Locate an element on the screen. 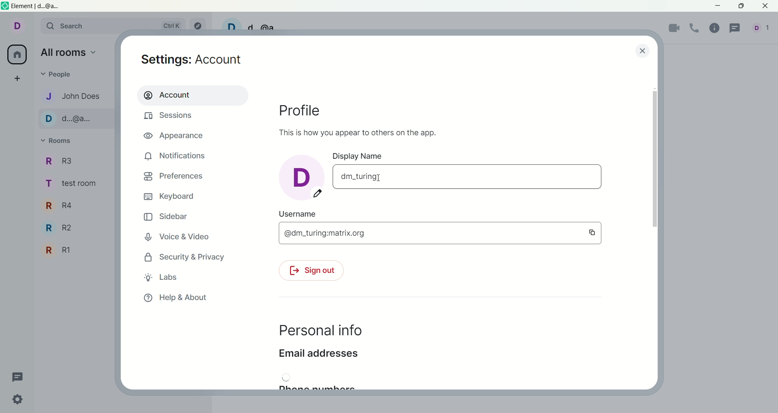 This screenshot has height=413, width=778. people is located at coordinates (763, 30).